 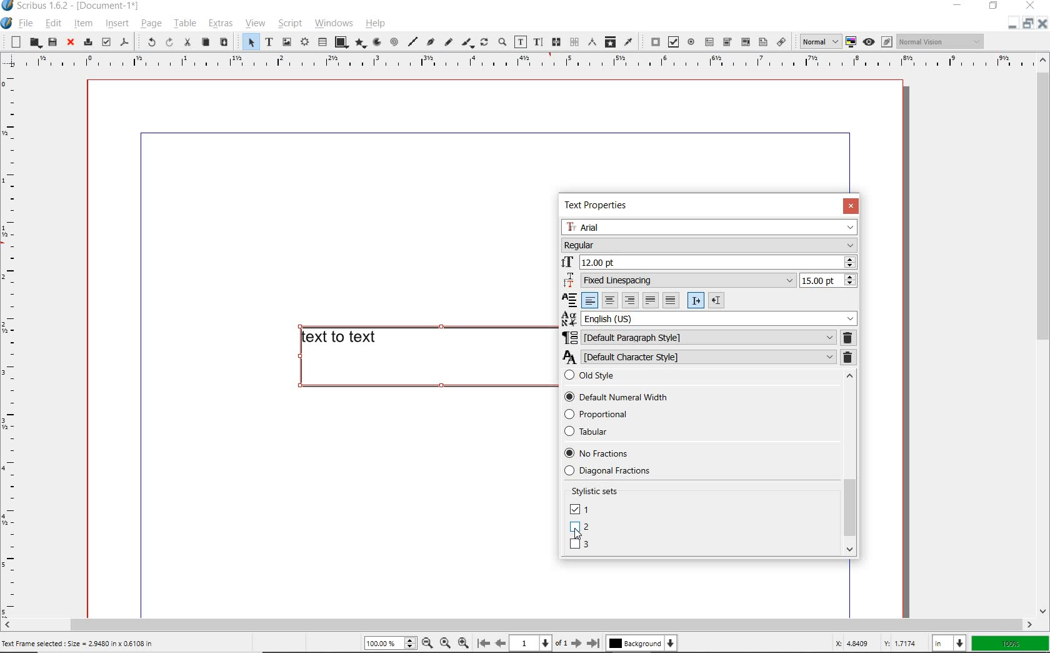 I want to click on Background, so click(x=642, y=644).